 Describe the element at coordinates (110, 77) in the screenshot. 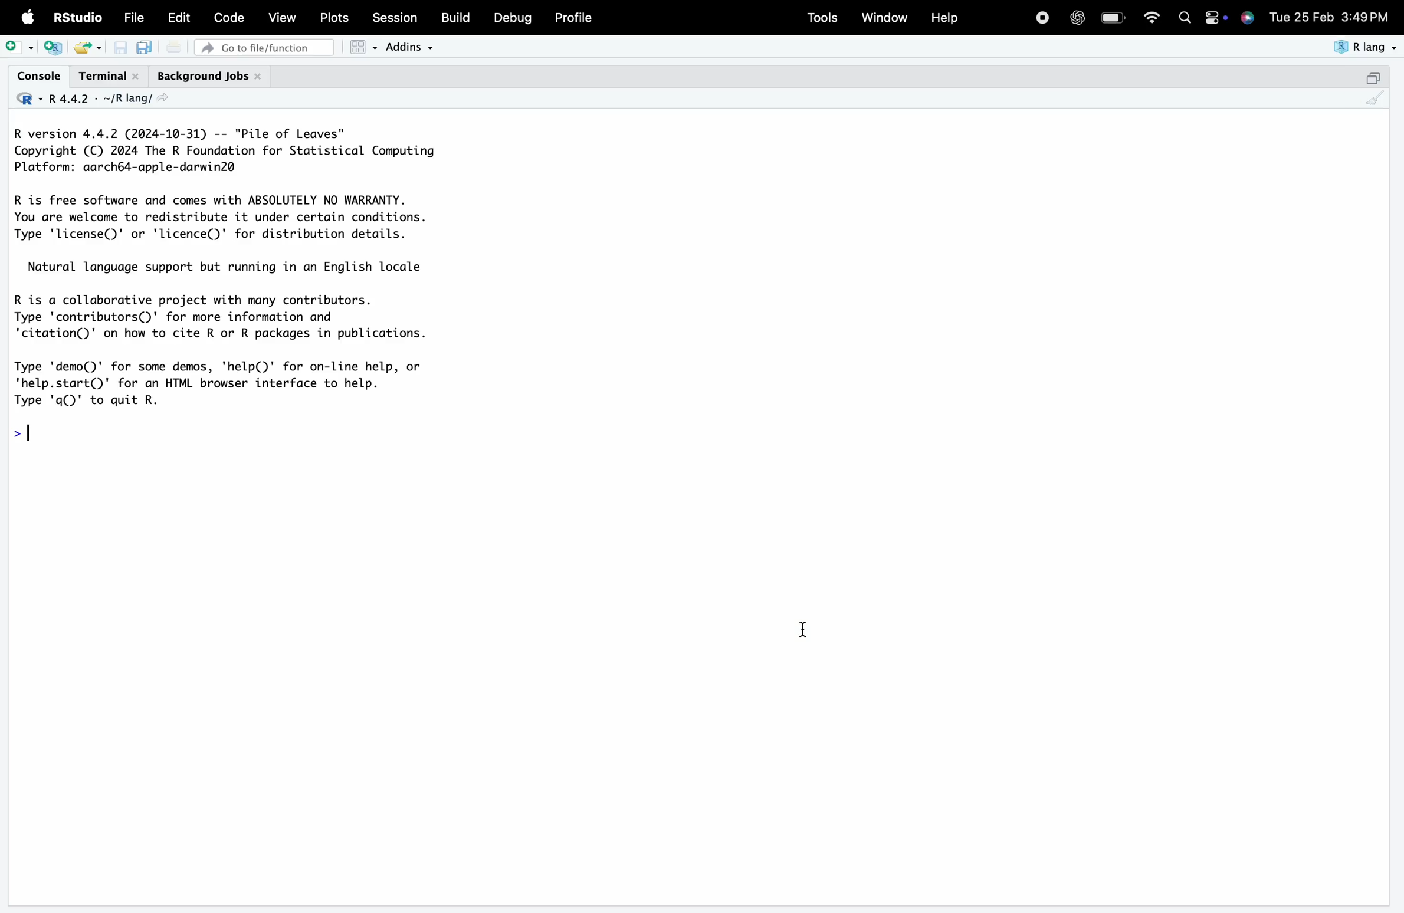

I see `Terminal` at that location.